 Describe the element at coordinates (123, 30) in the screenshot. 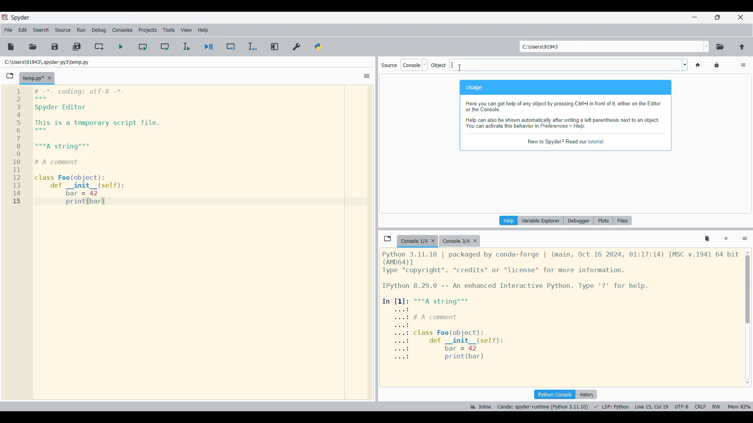

I see `Consoles menu` at that location.